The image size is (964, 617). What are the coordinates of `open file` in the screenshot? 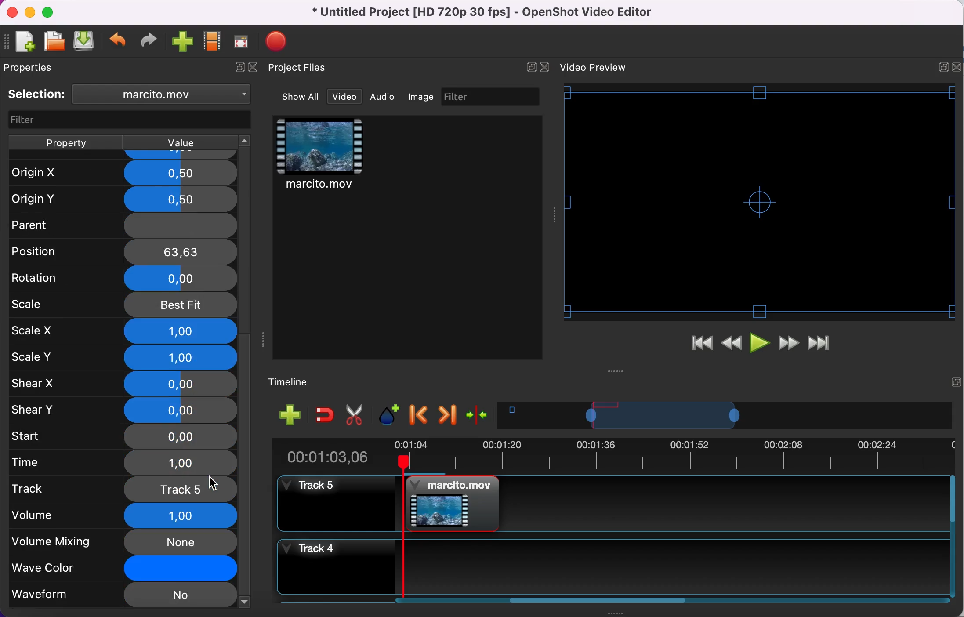 It's located at (54, 42).